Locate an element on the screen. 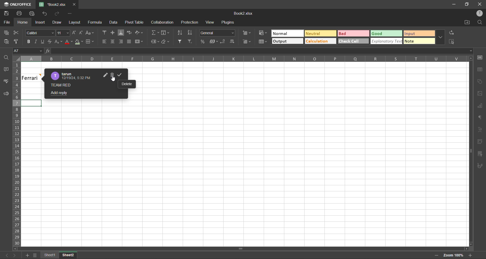 This screenshot has width=486, height=259. bad is located at coordinates (354, 34).